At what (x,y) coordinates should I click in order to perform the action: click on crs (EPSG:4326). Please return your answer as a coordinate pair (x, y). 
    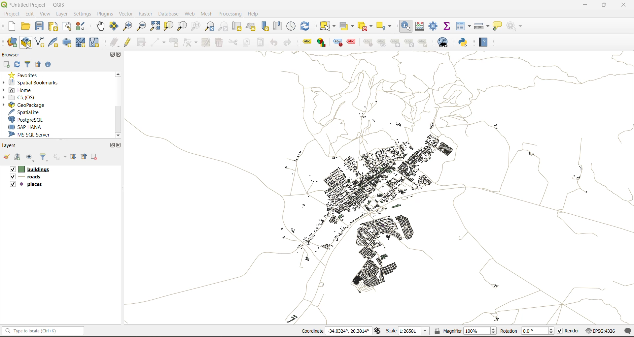
    Looking at the image, I should click on (602, 331).